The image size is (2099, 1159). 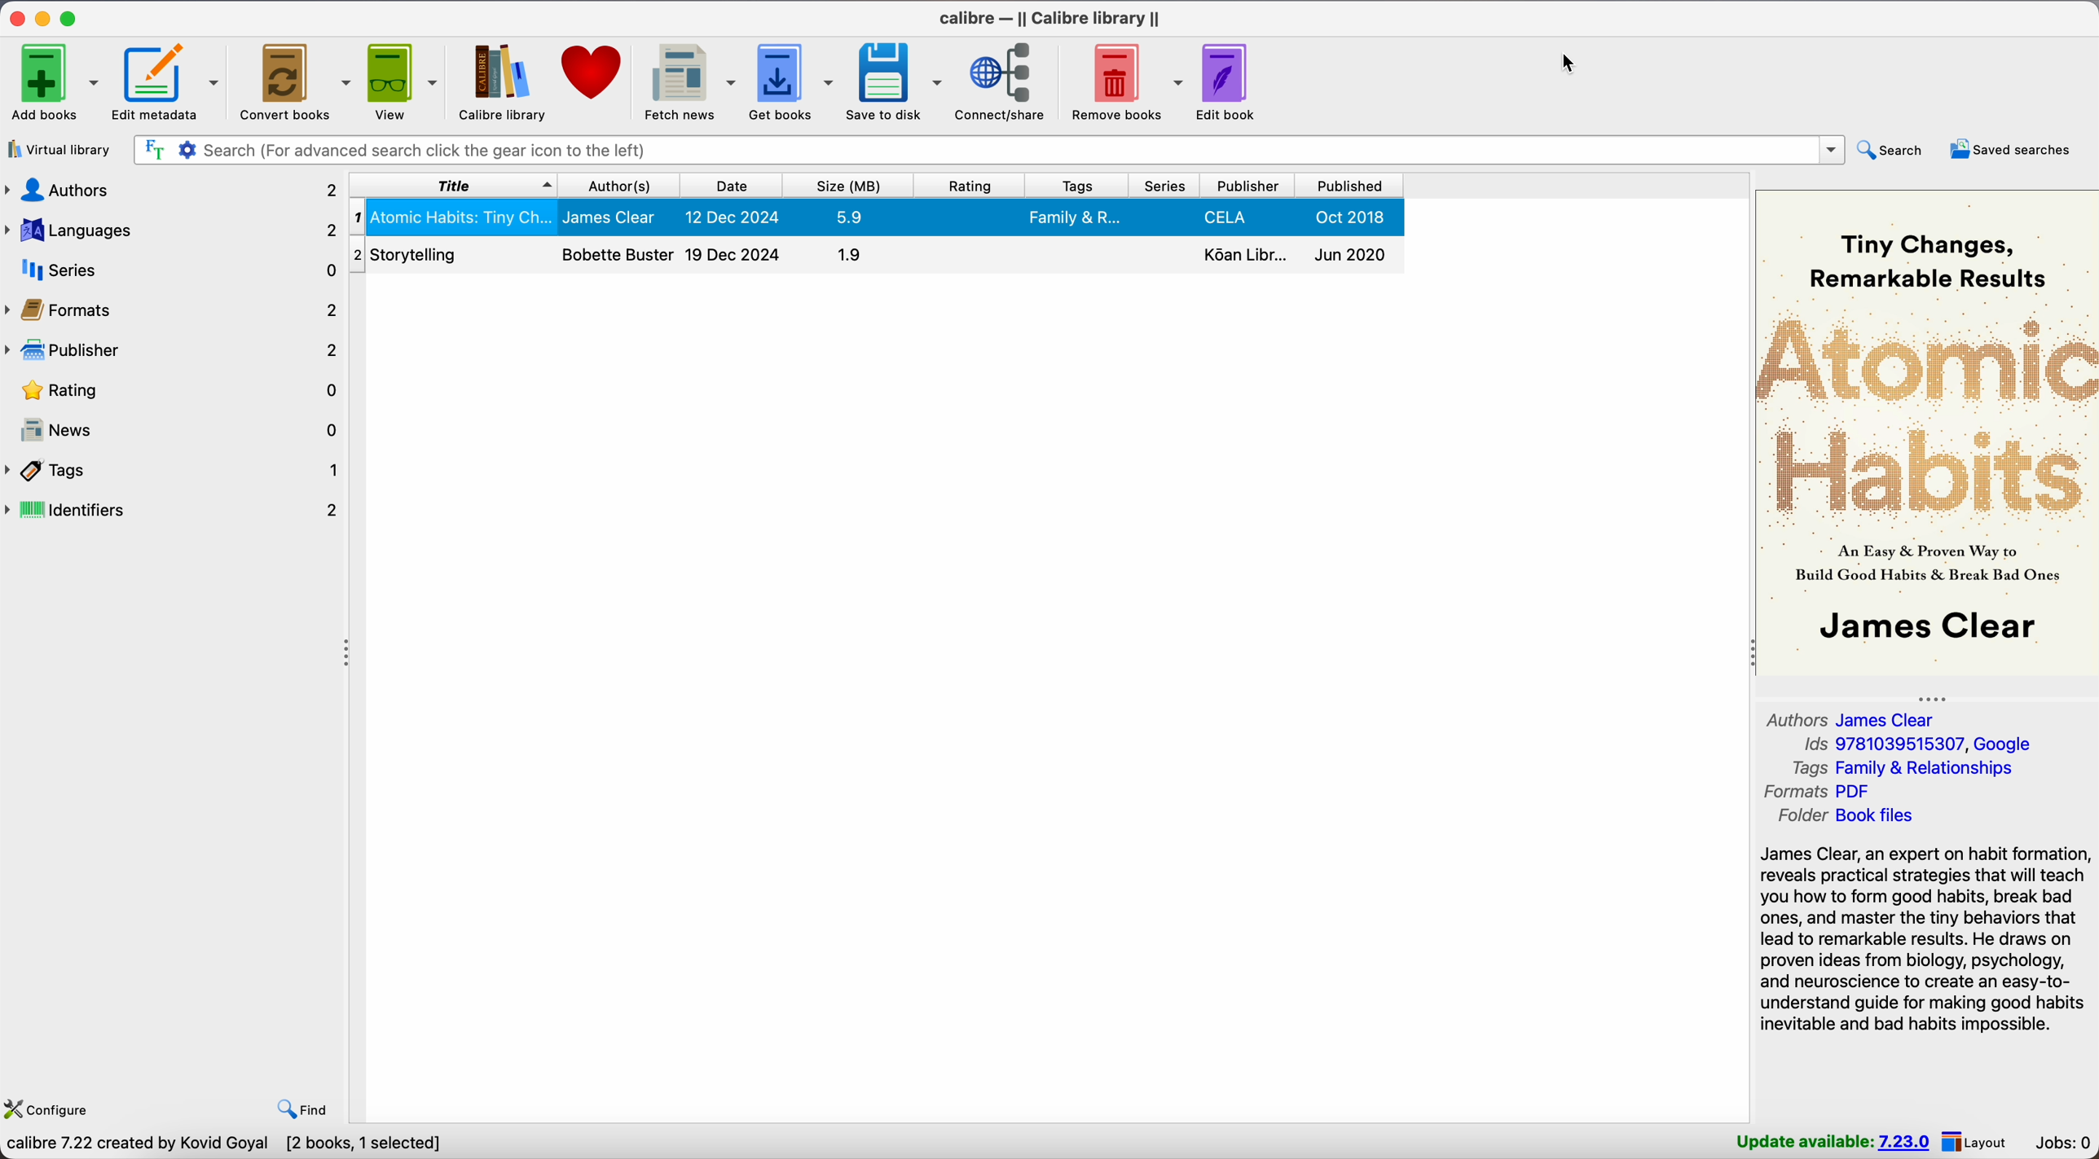 I want to click on remove books, so click(x=1125, y=81).